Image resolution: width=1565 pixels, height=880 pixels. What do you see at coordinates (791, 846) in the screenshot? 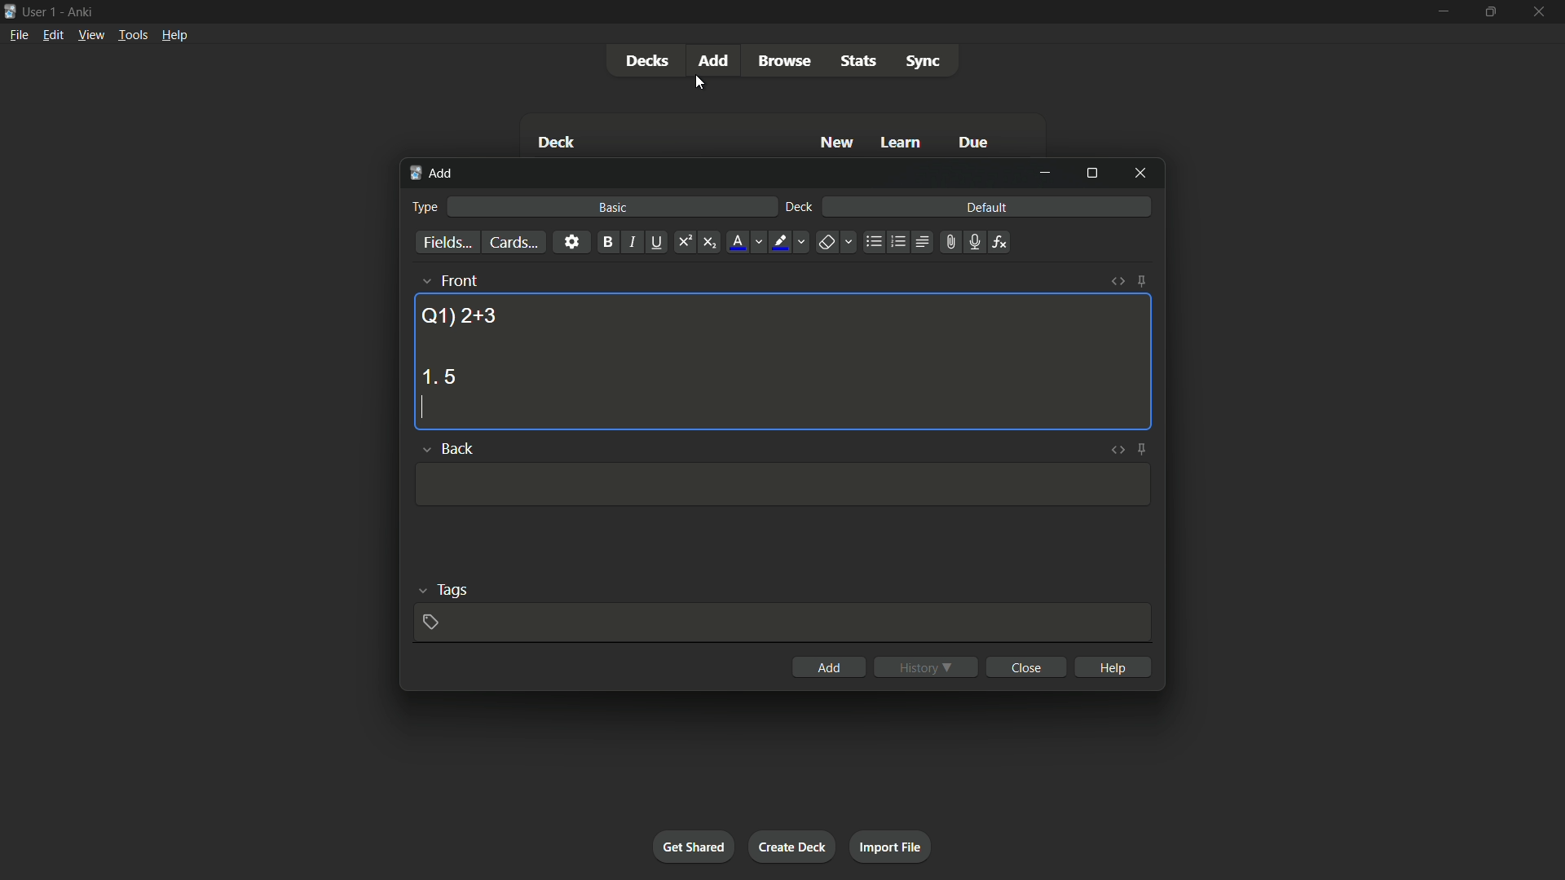
I see `create deck` at bounding box center [791, 846].